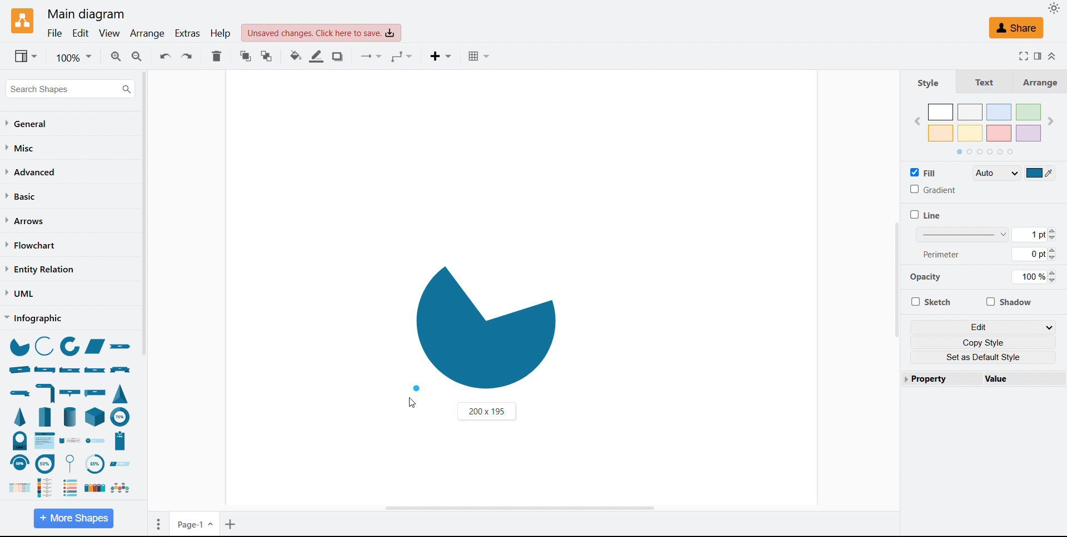  I want to click on roadmap  horizontal, so click(119, 488).